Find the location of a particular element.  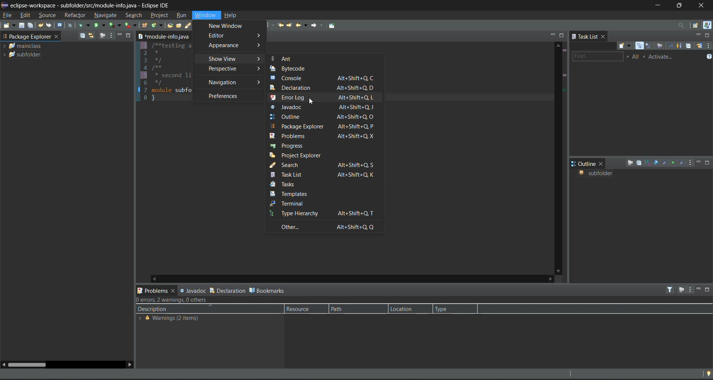

java is located at coordinates (708, 26).